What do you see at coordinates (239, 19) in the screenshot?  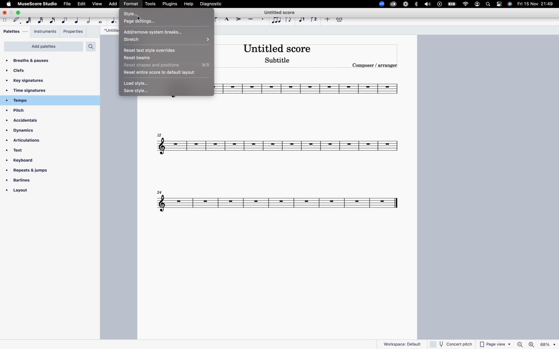 I see `accent` at bounding box center [239, 19].